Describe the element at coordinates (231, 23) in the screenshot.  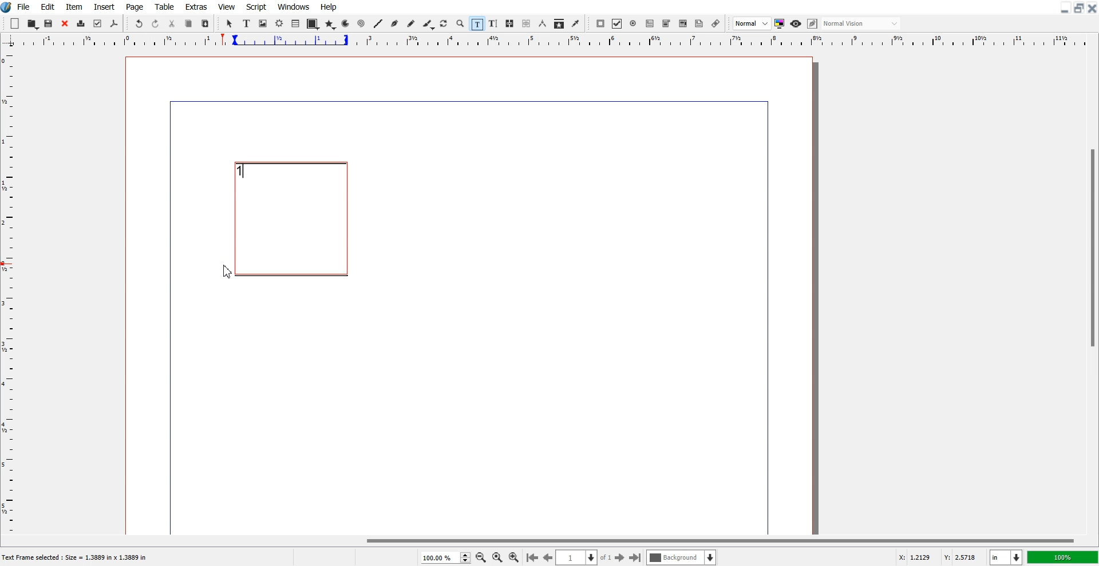
I see `Select Item` at that location.